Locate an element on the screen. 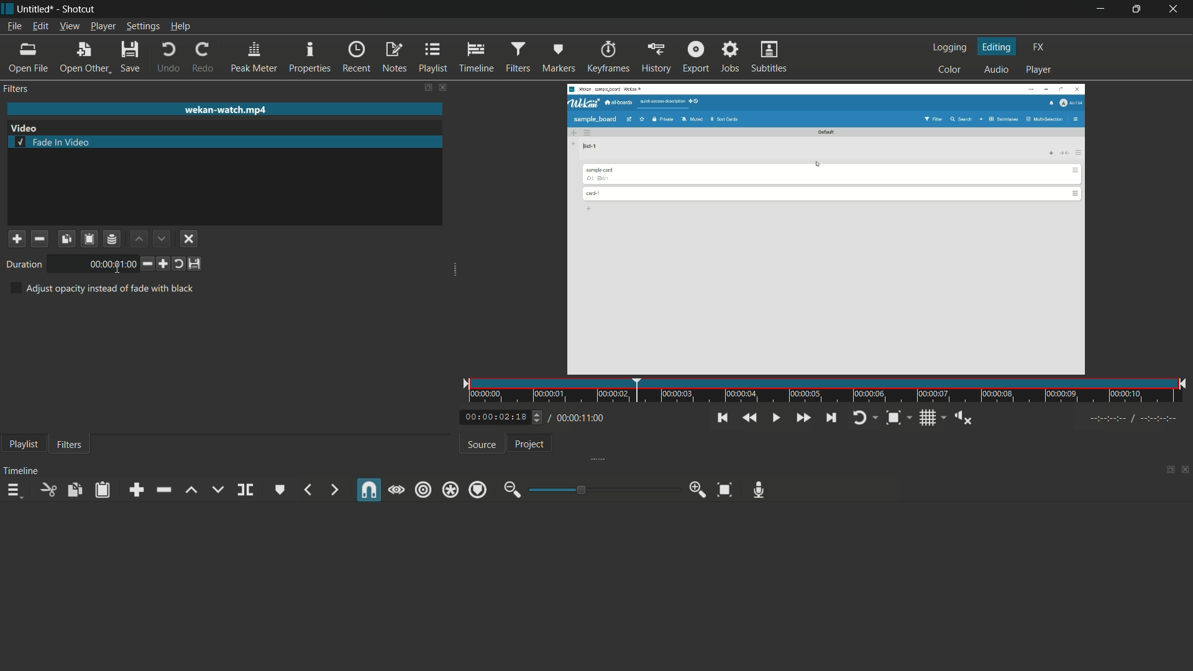 This screenshot has height=671, width=1193. / is located at coordinates (548, 416).